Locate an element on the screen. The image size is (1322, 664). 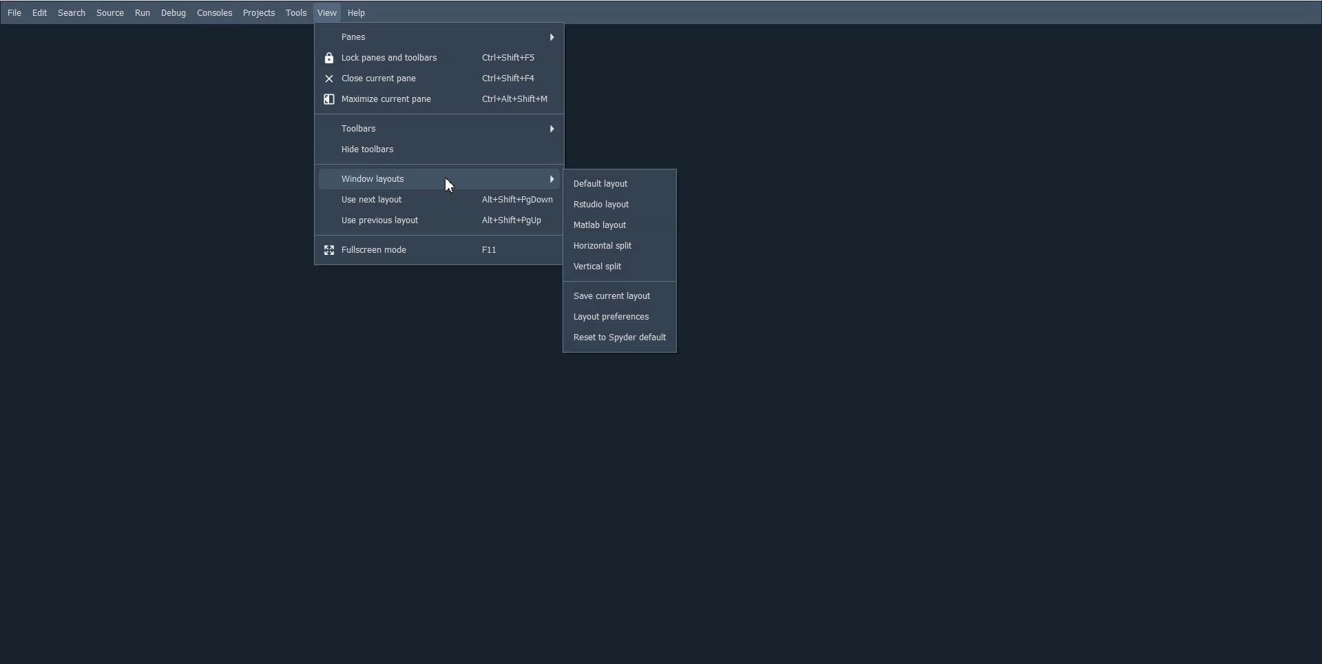
Projects is located at coordinates (259, 13).